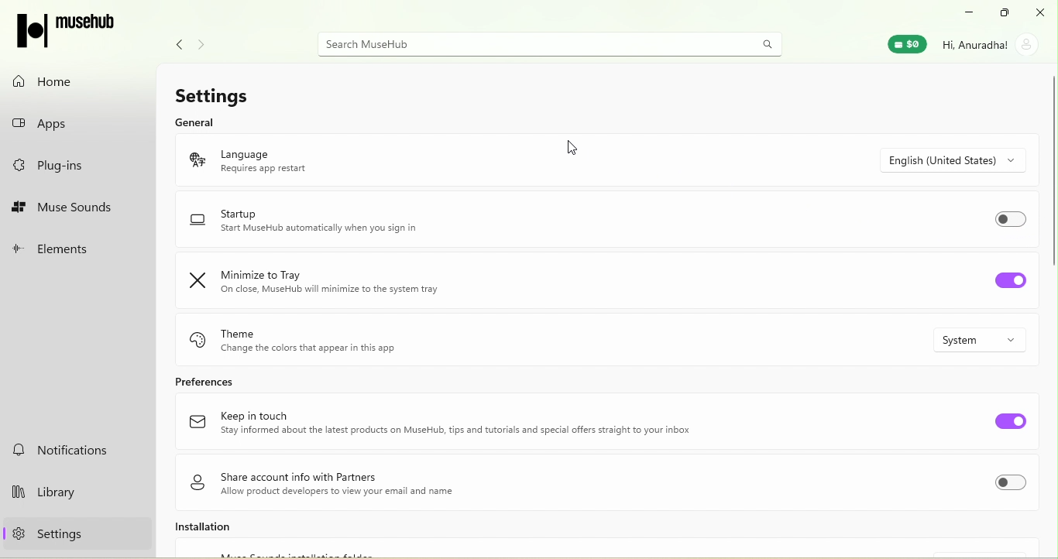 This screenshot has width=1058, height=559. I want to click on maximize, so click(1005, 12).